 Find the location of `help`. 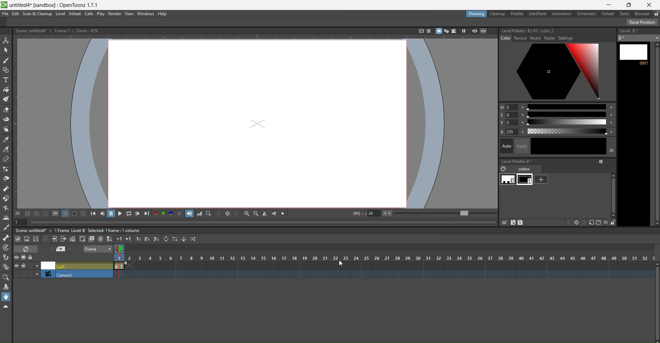

help is located at coordinates (164, 14).